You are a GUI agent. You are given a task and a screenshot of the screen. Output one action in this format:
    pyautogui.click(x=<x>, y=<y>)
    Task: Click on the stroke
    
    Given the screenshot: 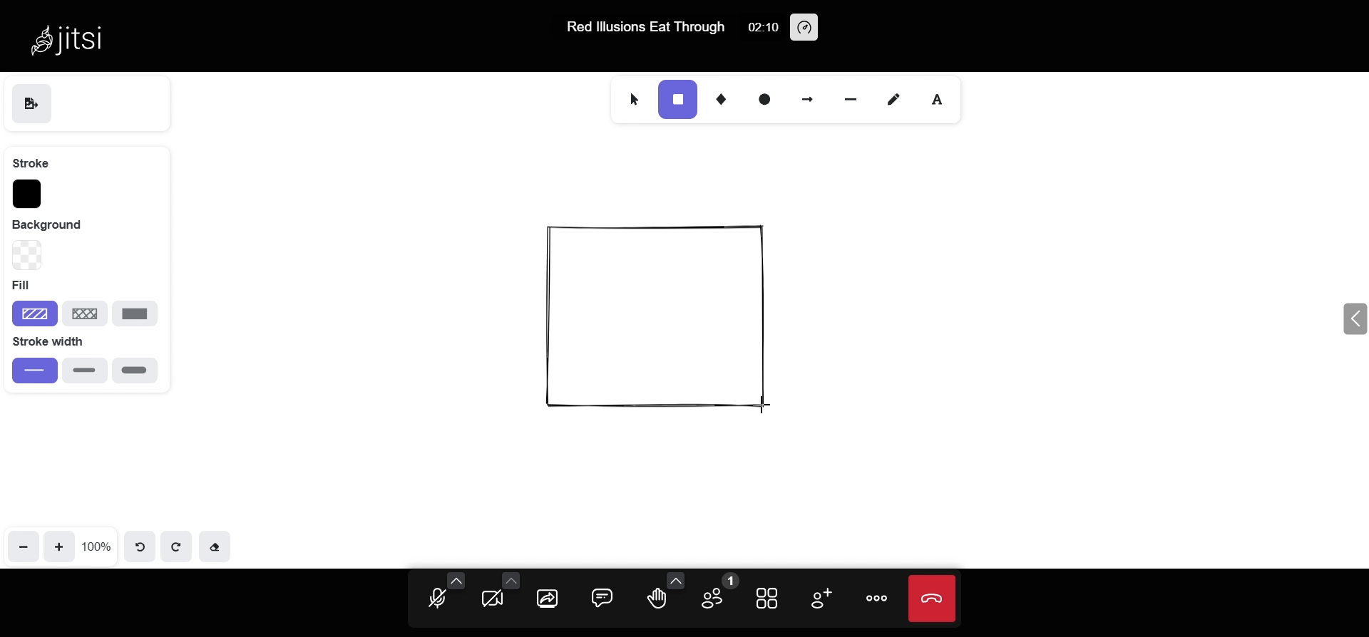 What is the action you would take?
    pyautogui.click(x=31, y=162)
    